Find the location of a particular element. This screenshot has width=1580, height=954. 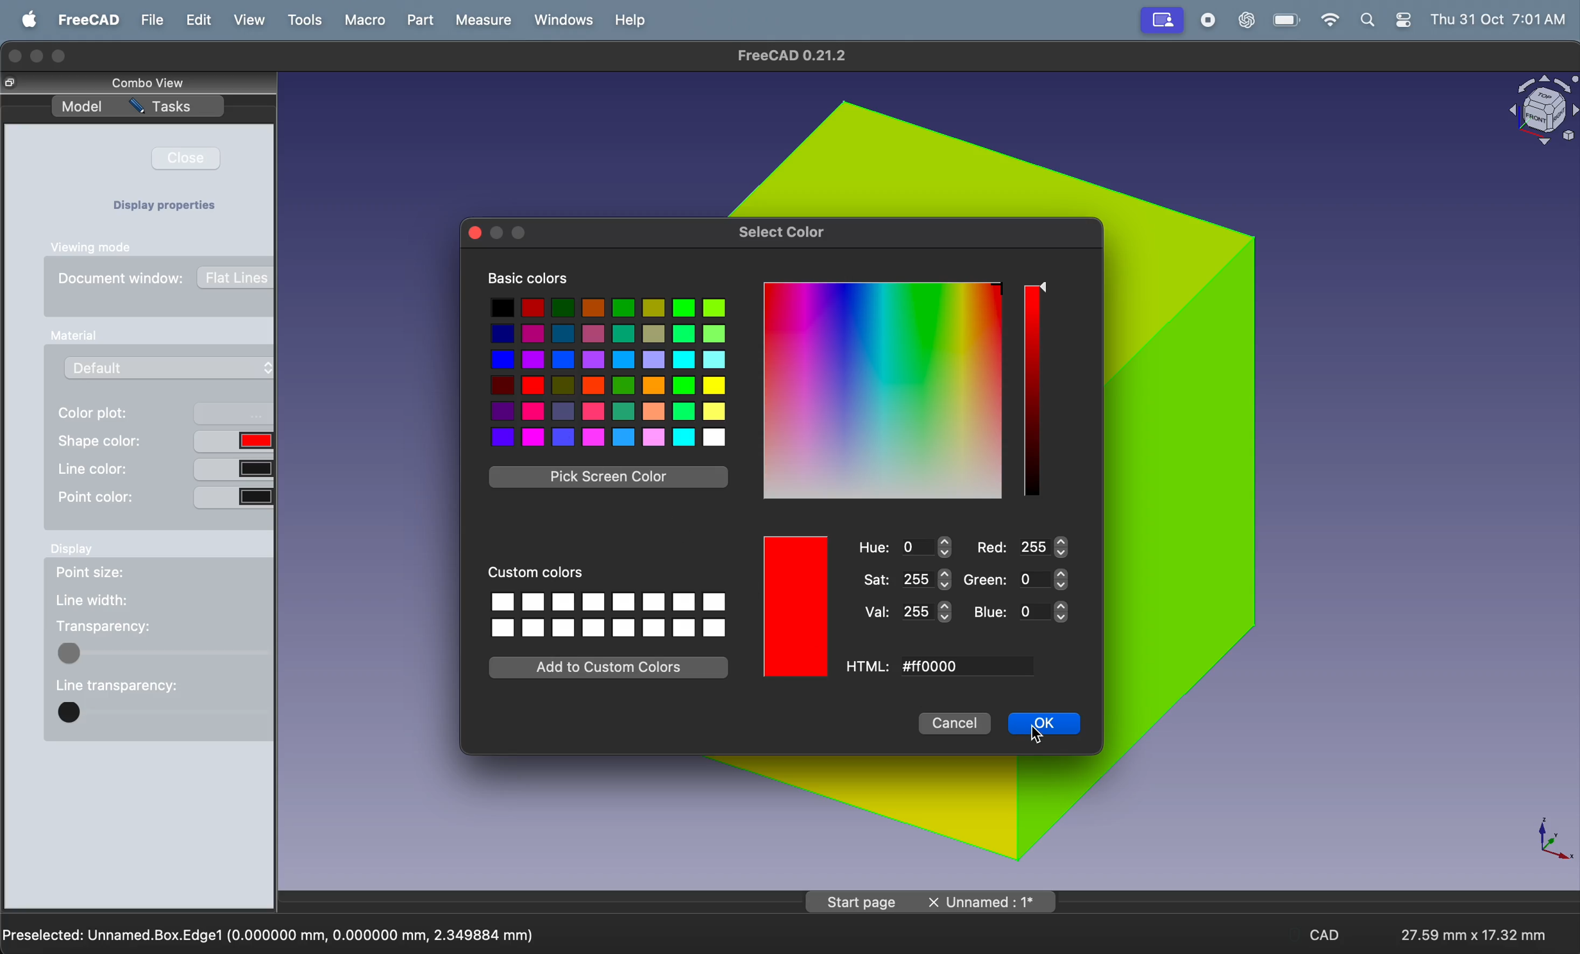

red is located at coordinates (1025, 546).